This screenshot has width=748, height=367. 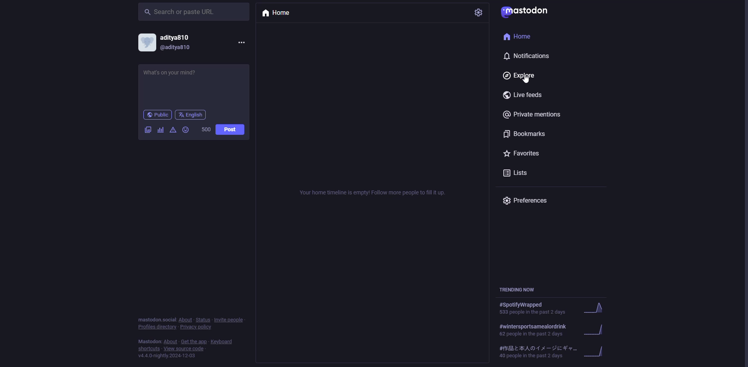 What do you see at coordinates (526, 133) in the screenshot?
I see `bookmarks` at bounding box center [526, 133].